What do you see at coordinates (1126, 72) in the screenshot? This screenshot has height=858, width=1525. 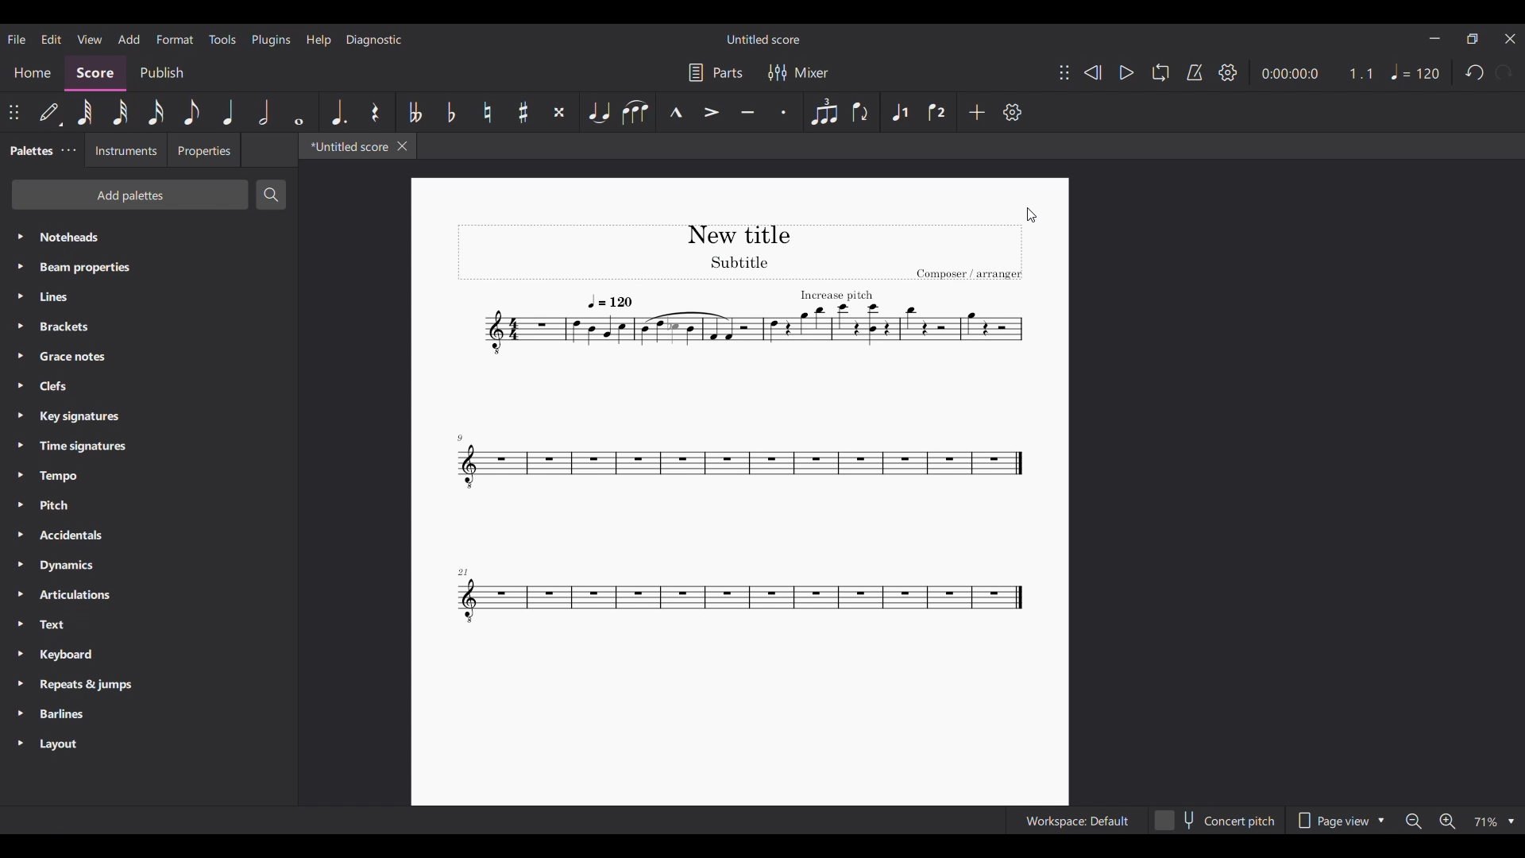 I see `Play` at bounding box center [1126, 72].